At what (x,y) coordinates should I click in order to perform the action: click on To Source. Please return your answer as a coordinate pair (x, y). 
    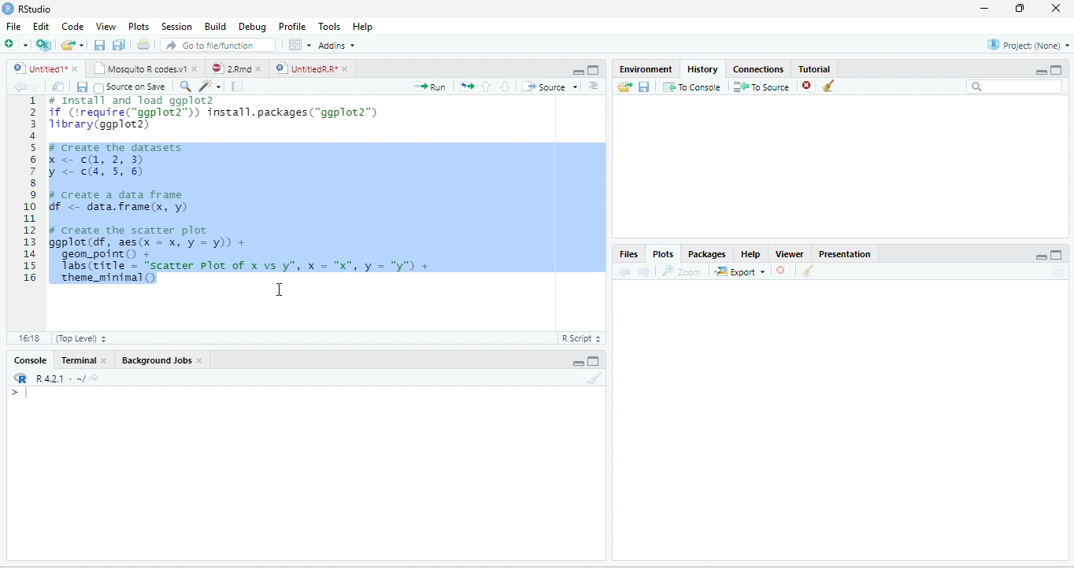
    Looking at the image, I should click on (762, 87).